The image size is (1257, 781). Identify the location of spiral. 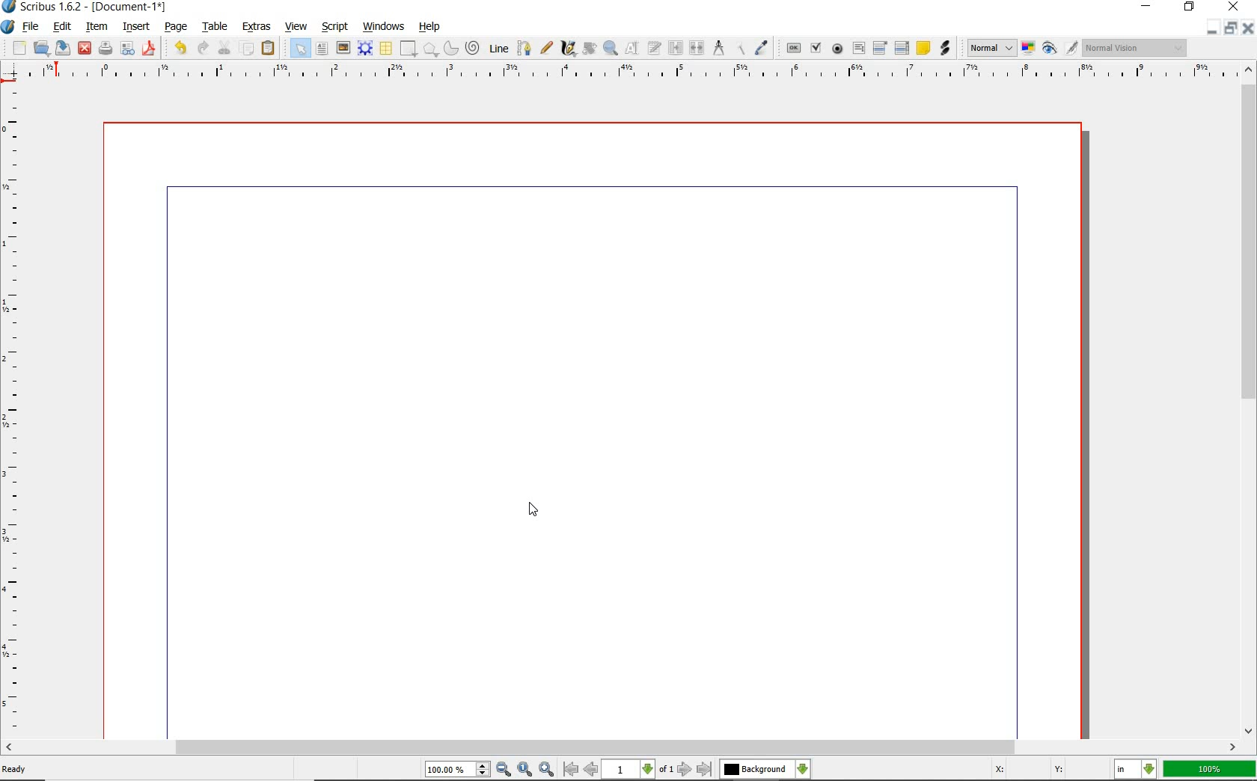
(473, 47).